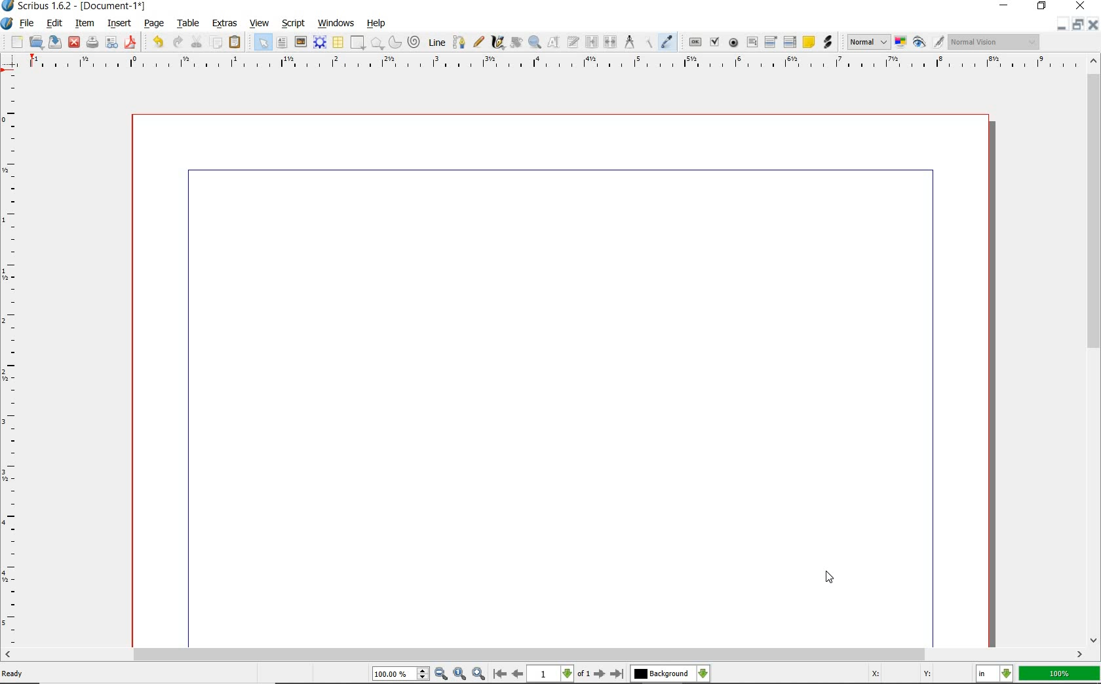 Image resolution: width=1101 pixels, height=684 pixels. Describe the element at coordinates (7, 24) in the screenshot. I see `system logo` at that location.